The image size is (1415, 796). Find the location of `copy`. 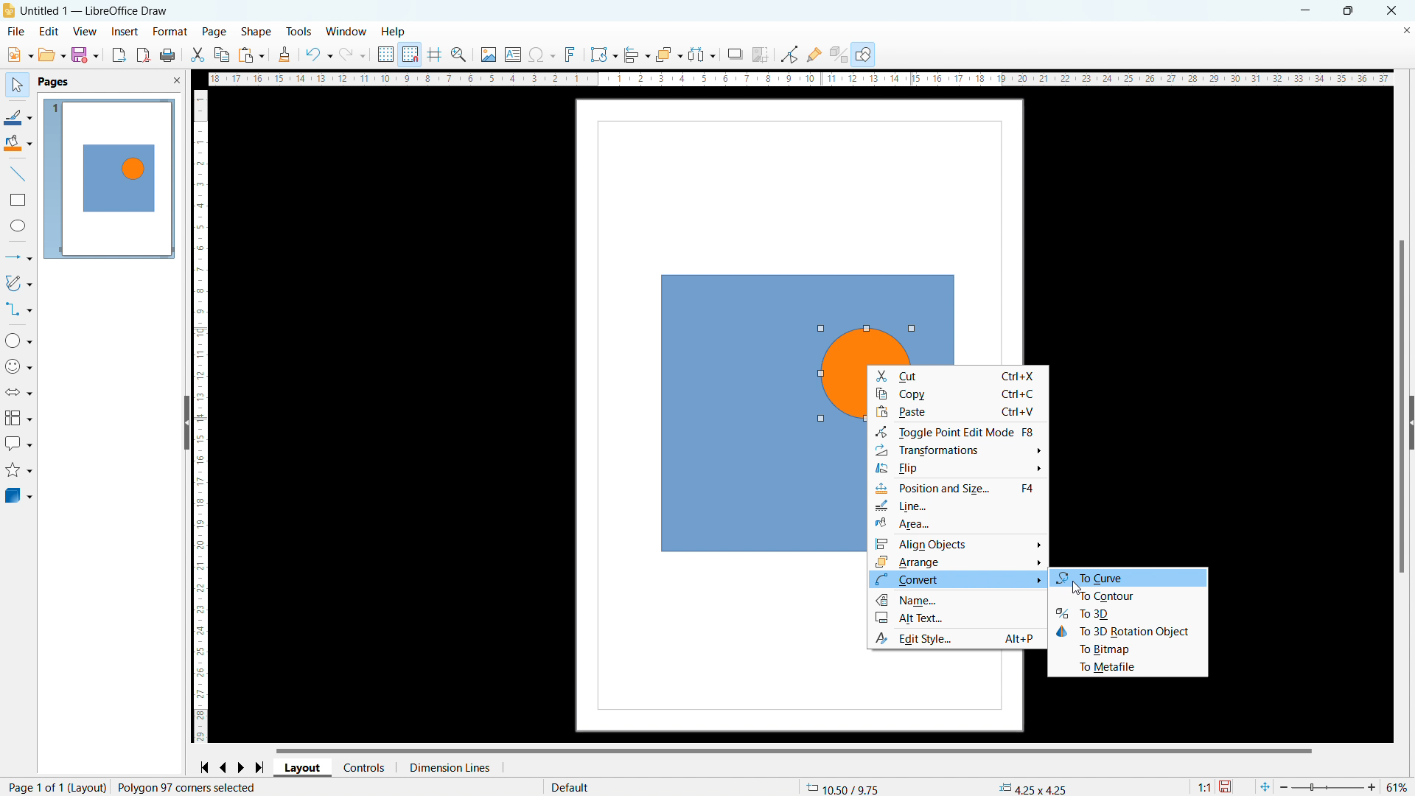

copy is located at coordinates (222, 55).